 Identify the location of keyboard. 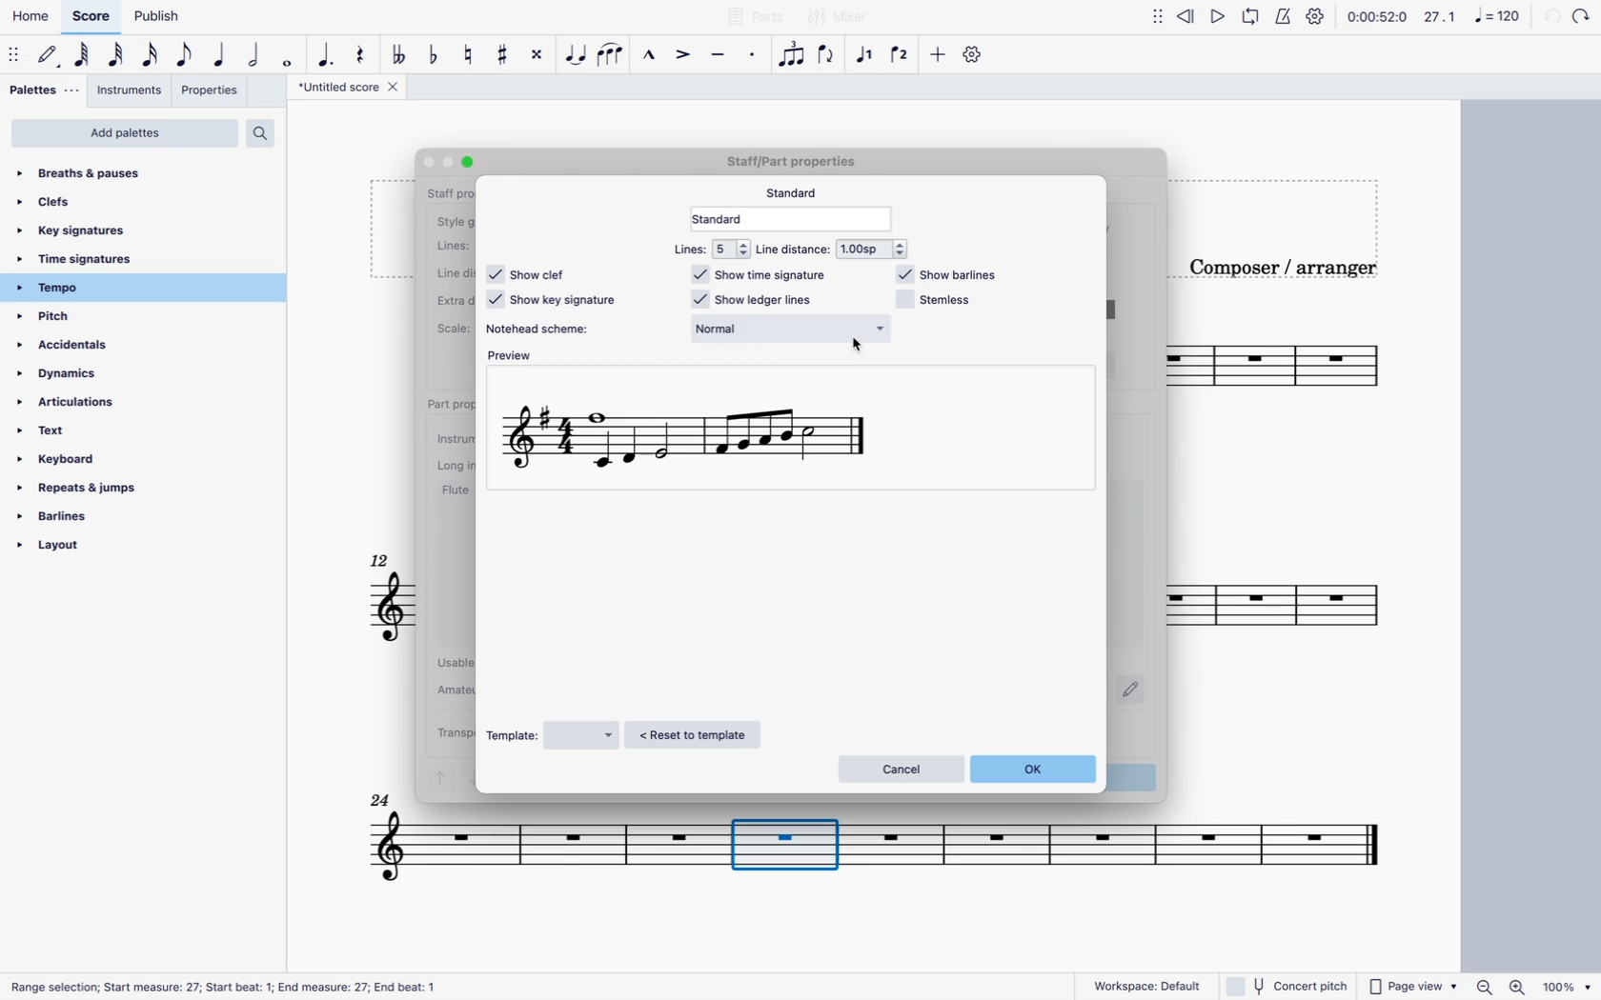
(94, 460).